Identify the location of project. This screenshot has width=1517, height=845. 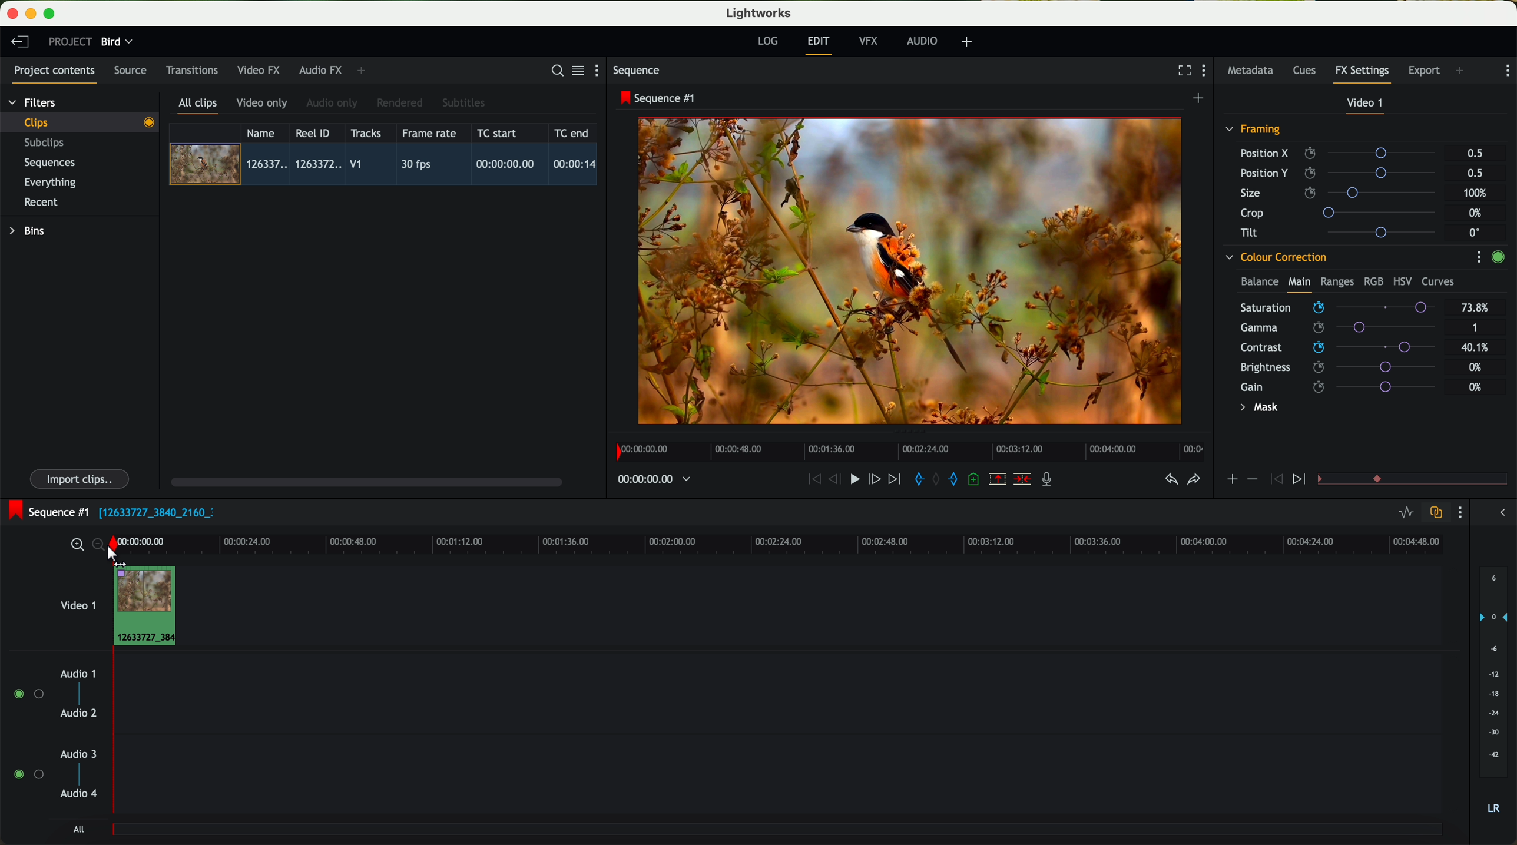
(70, 41).